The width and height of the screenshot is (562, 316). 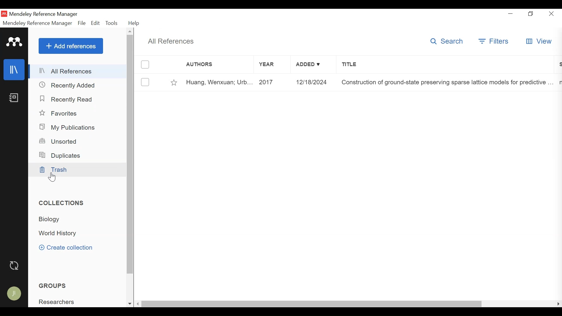 What do you see at coordinates (131, 155) in the screenshot?
I see `Vertical Scroll bar` at bounding box center [131, 155].